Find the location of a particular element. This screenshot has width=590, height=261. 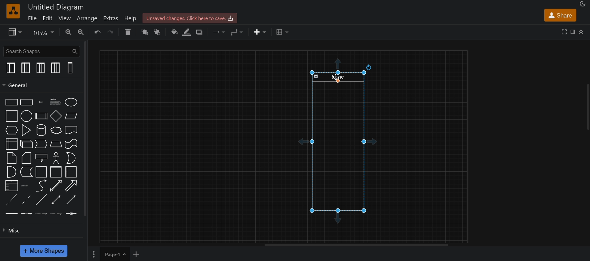

click here to save is located at coordinates (190, 18).